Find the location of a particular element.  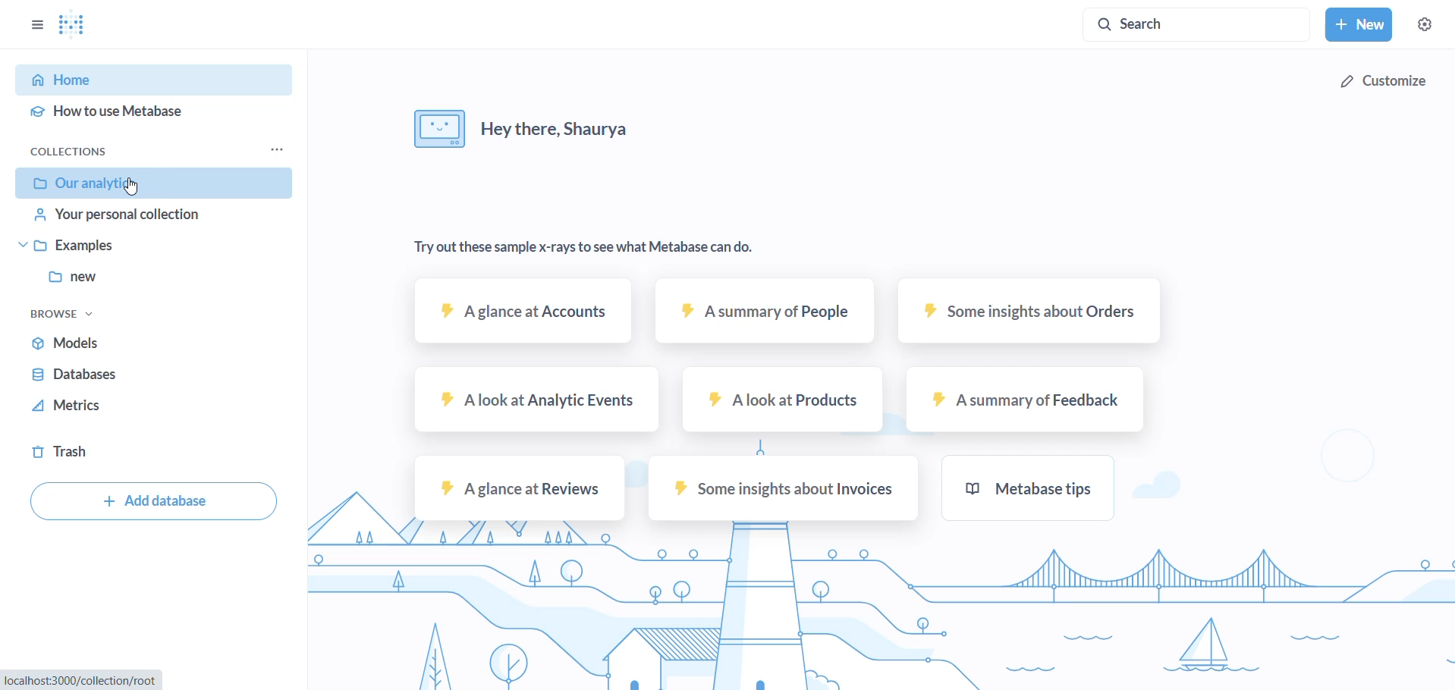

metrics is located at coordinates (146, 410).